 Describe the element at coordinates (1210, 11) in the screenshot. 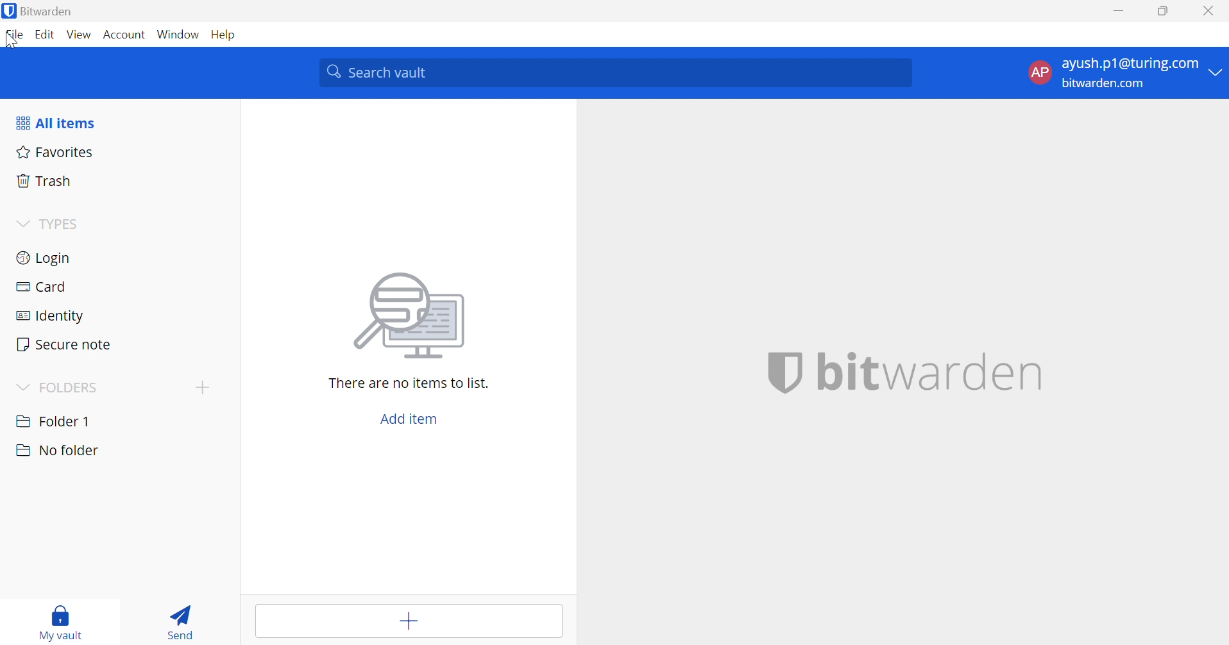

I see `Close` at that location.